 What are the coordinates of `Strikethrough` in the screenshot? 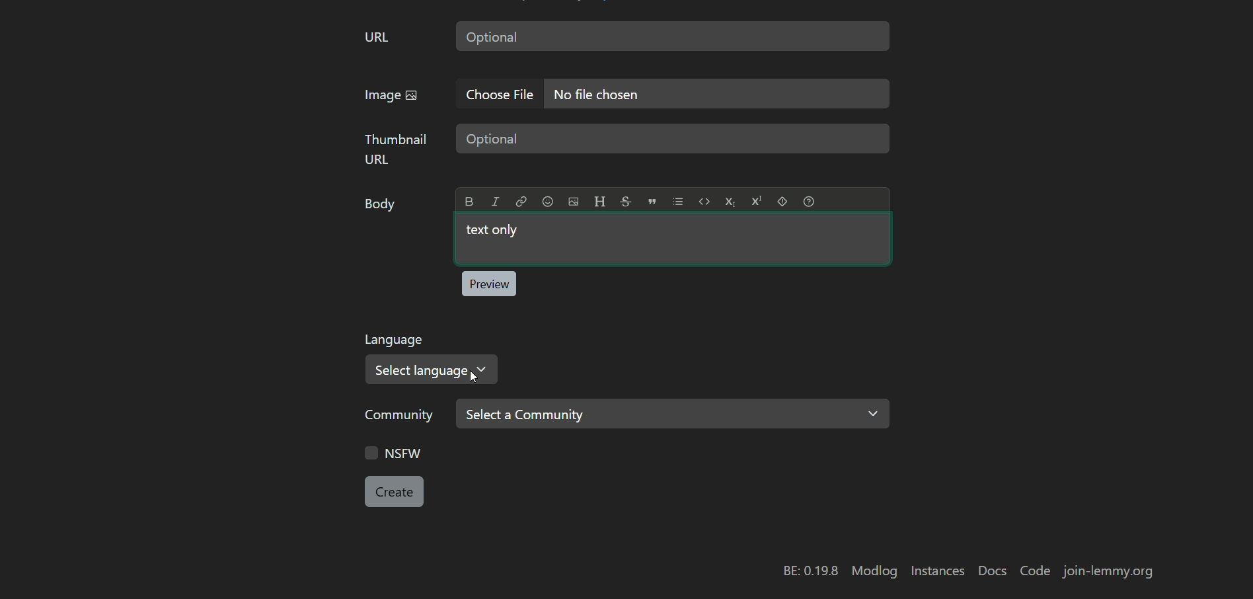 It's located at (626, 200).